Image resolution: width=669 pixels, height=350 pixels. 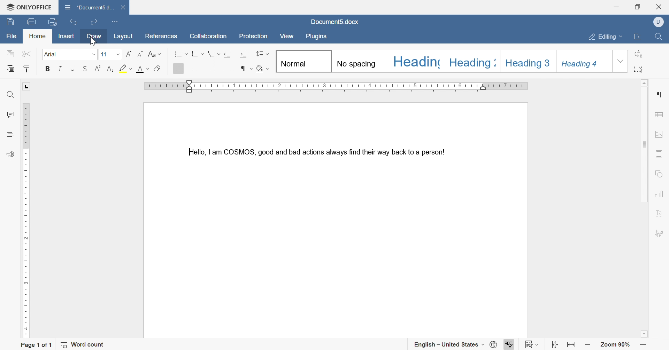 I want to click on restore down, so click(x=638, y=7).